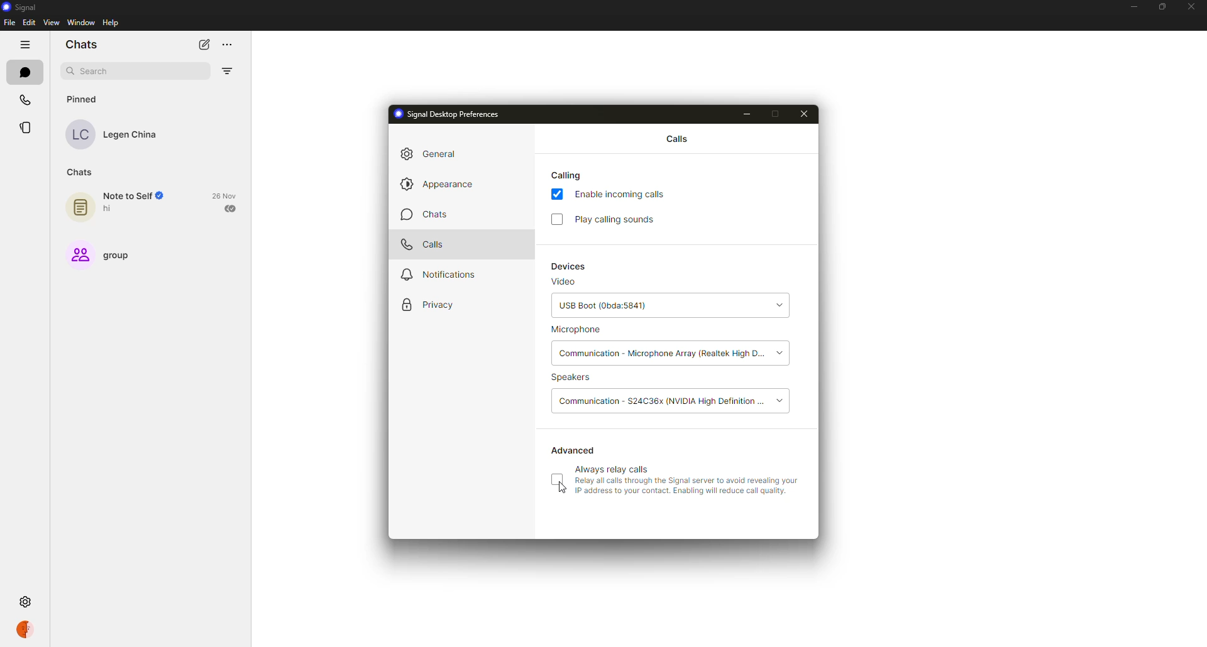  I want to click on click to enable, so click(556, 219).